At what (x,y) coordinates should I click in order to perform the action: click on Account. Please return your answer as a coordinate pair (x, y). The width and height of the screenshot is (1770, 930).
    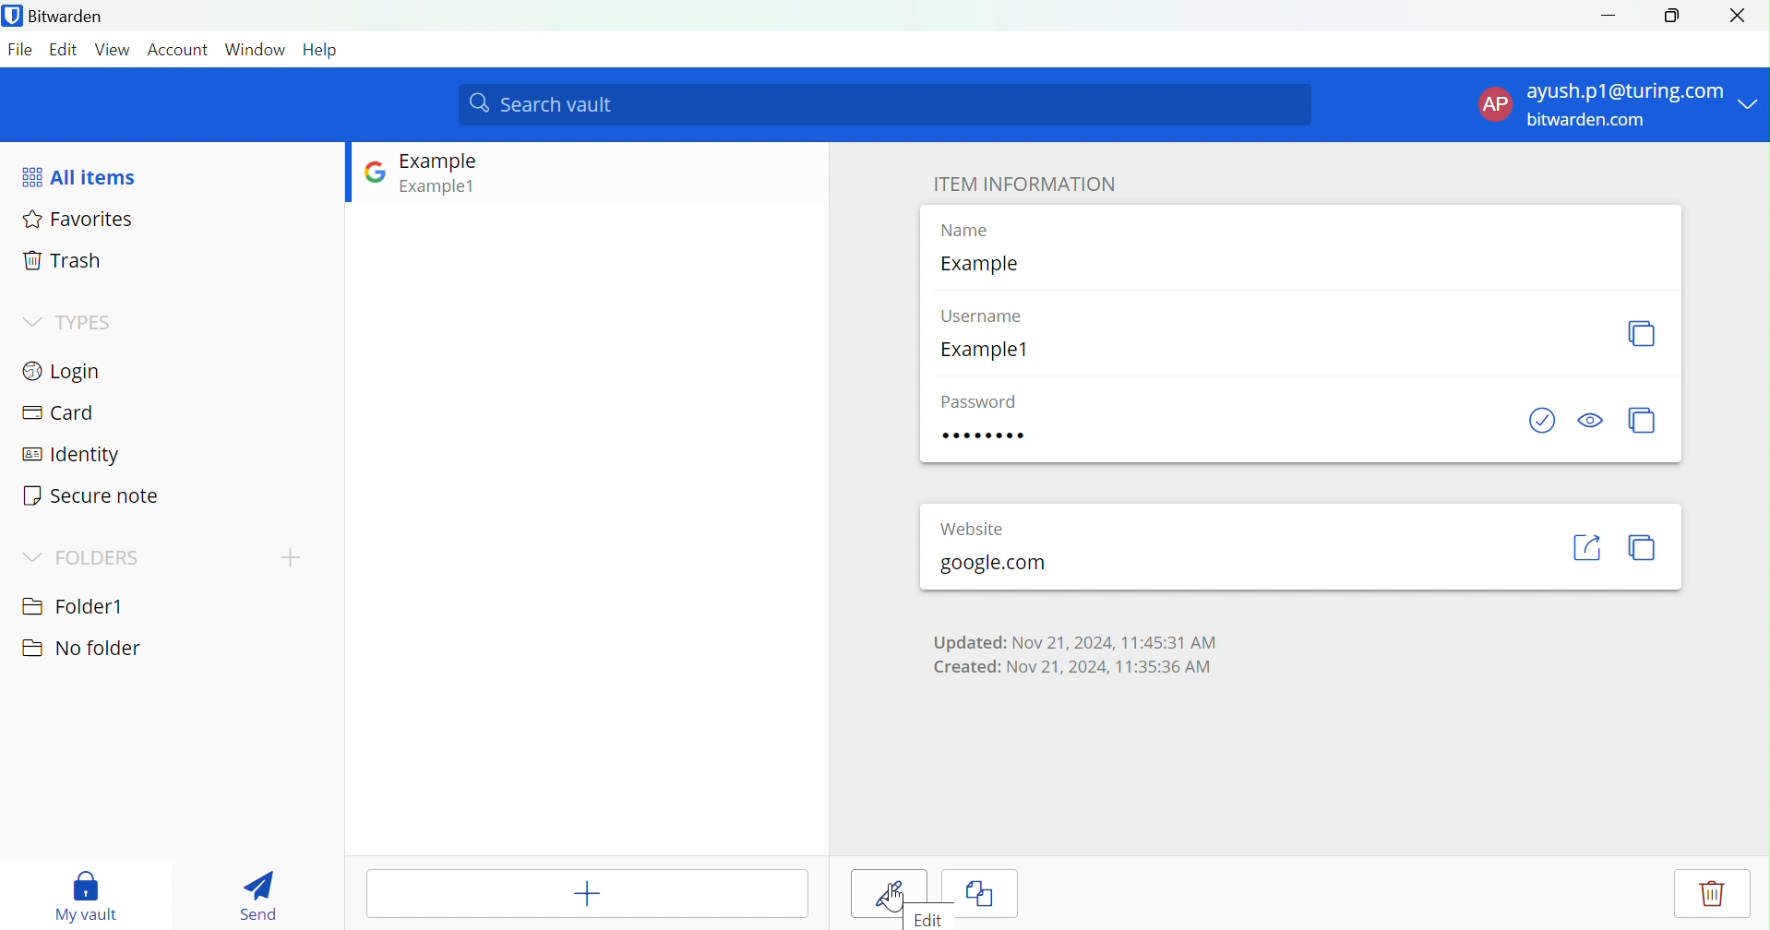
    Looking at the image, I should click on (179, 51).